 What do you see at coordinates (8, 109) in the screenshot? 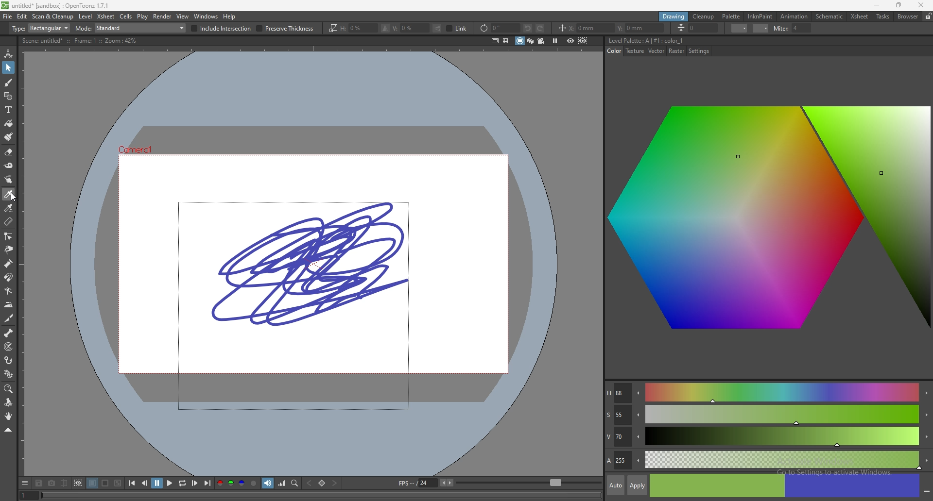
I see `type tool` at bounding box center [8, 109].